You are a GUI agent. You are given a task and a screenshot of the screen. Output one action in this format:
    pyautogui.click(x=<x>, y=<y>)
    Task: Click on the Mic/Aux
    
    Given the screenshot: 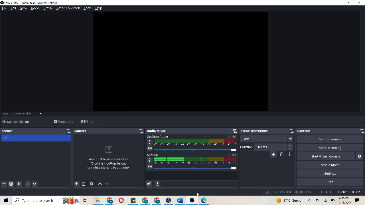 What is the action you would take?
    pyautogui.click(x=153, y=155)
    